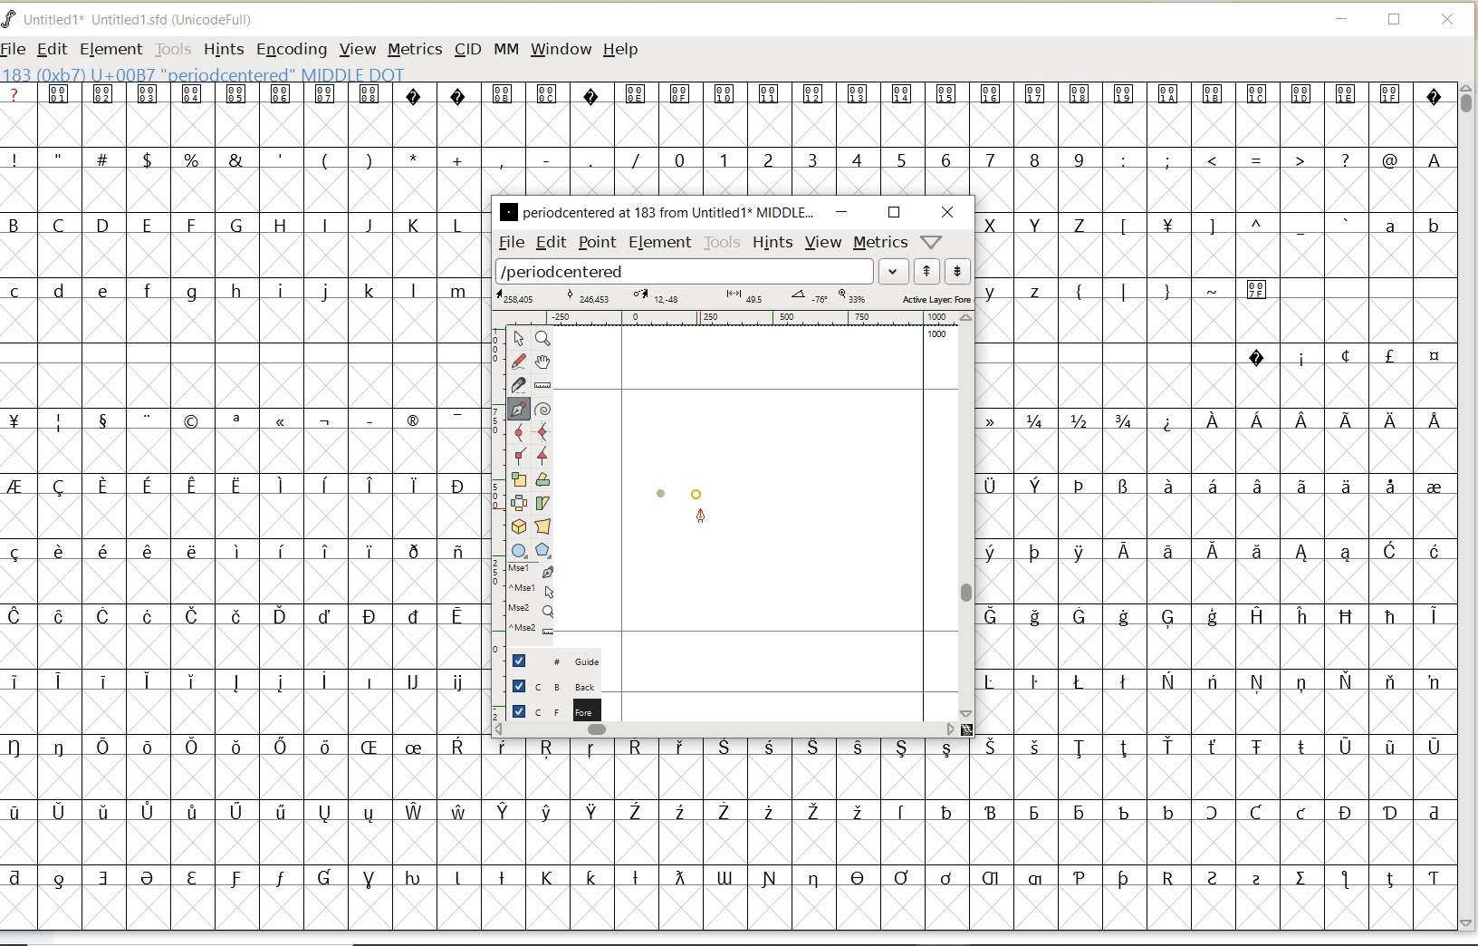 This screenshot has height=946, width=1478. Describe the element at coordinates (947, 212) in the screenshot. I see `close` at that location.